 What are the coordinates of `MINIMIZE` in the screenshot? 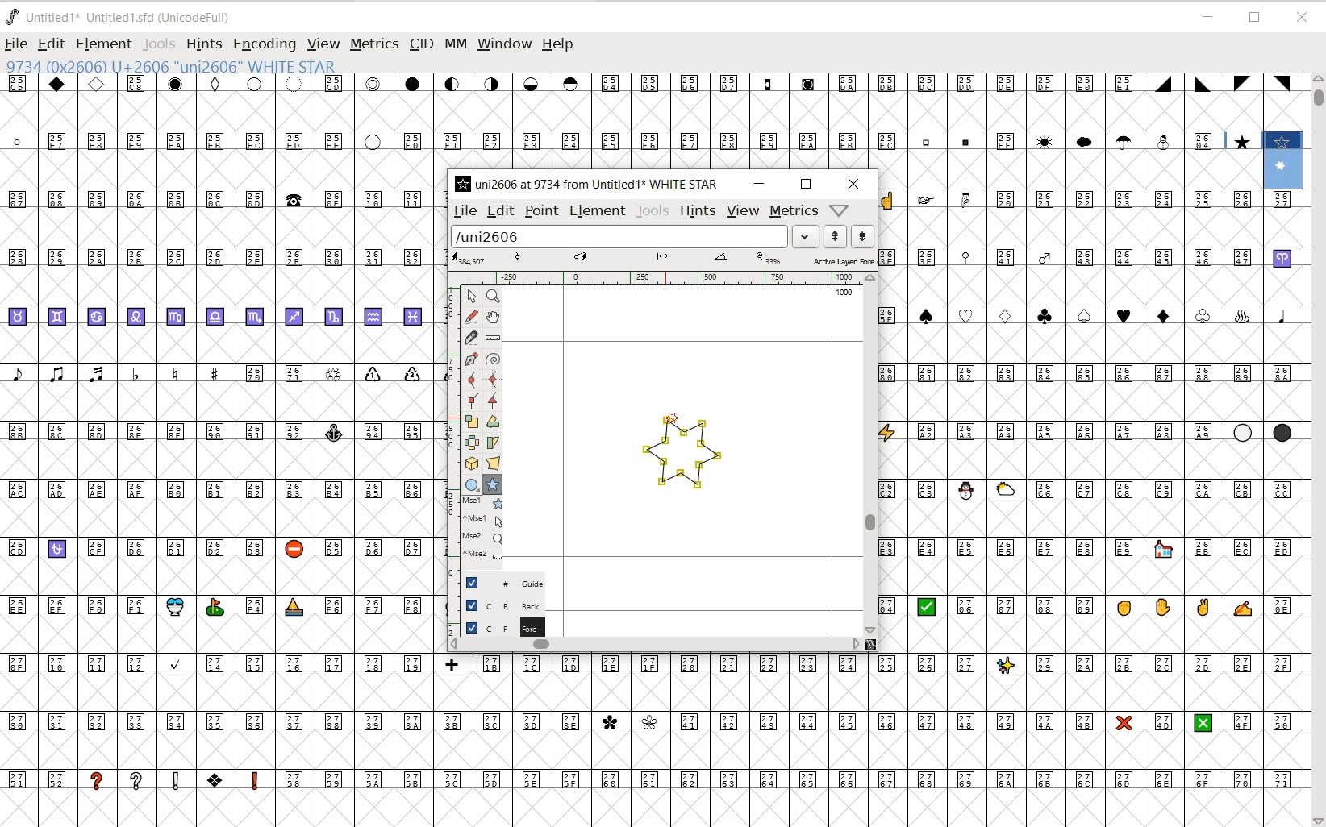 It's located at (759, 184).